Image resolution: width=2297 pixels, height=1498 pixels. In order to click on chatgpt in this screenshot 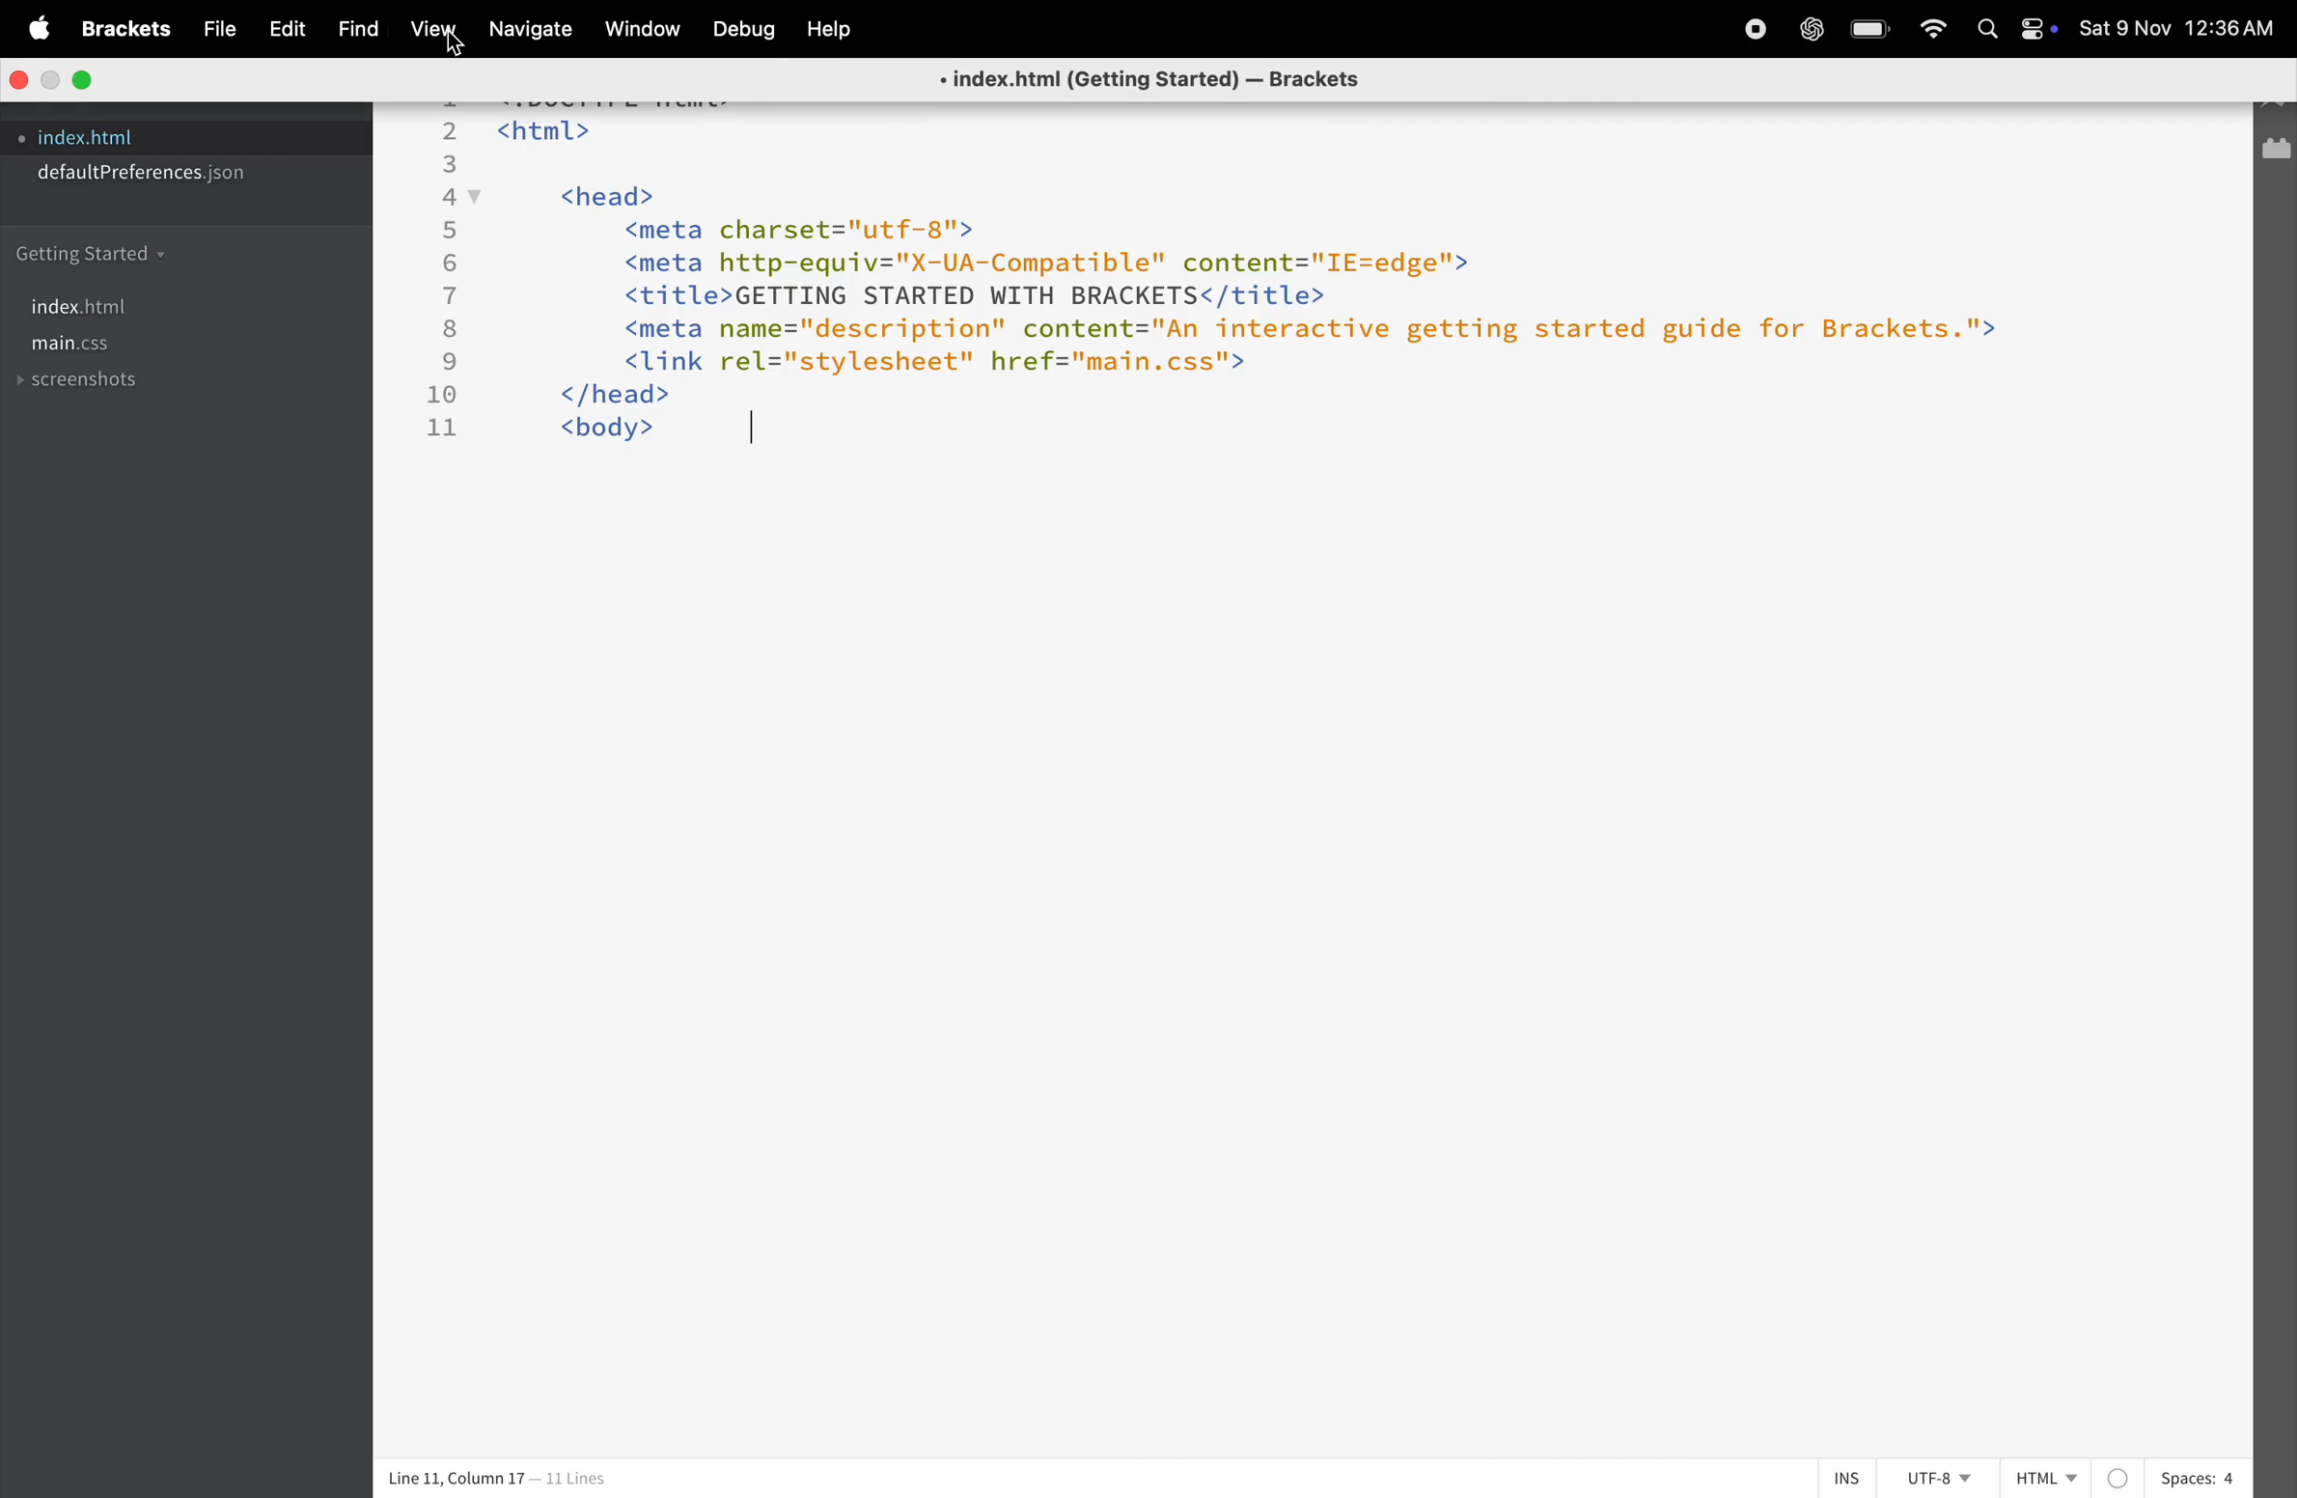, I will do `click(1811, 30)`.